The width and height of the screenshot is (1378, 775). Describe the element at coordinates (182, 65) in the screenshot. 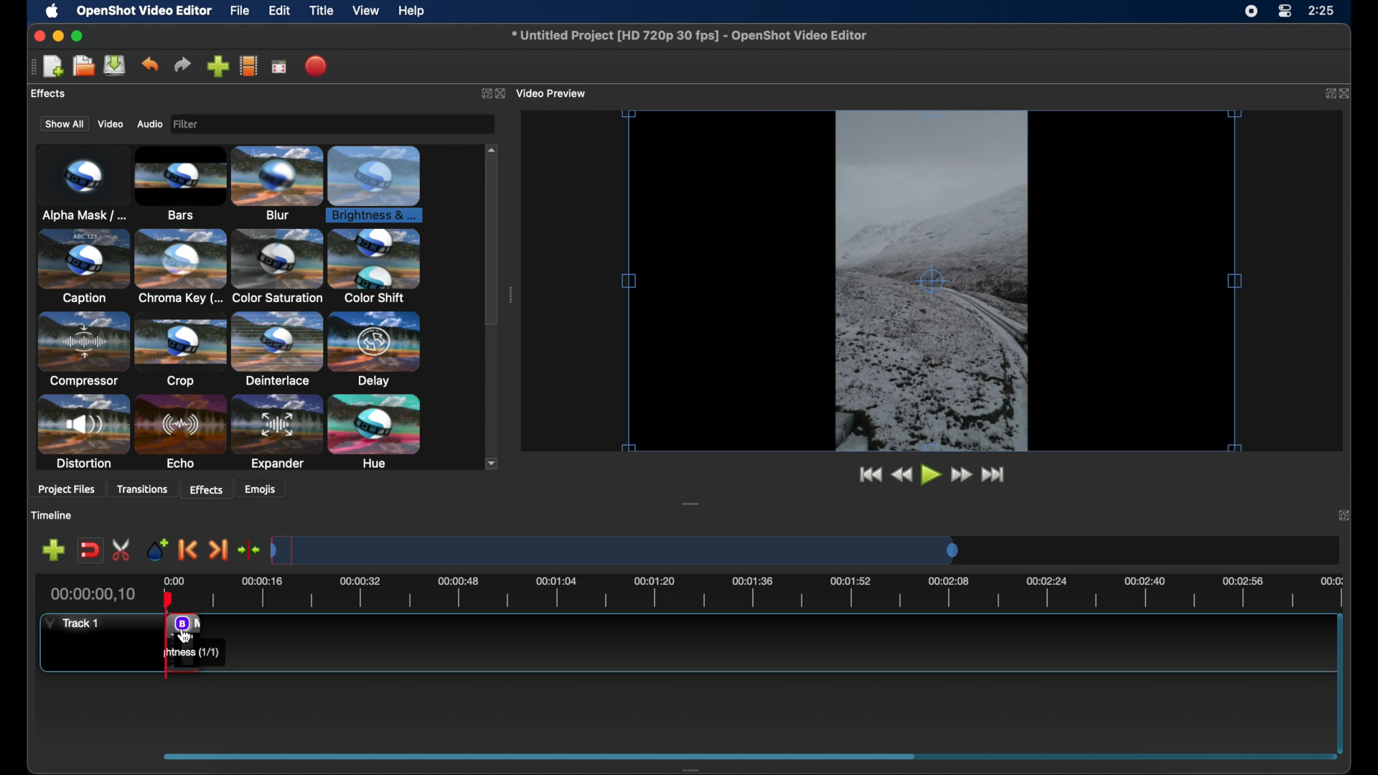

I see `redo` at that location.